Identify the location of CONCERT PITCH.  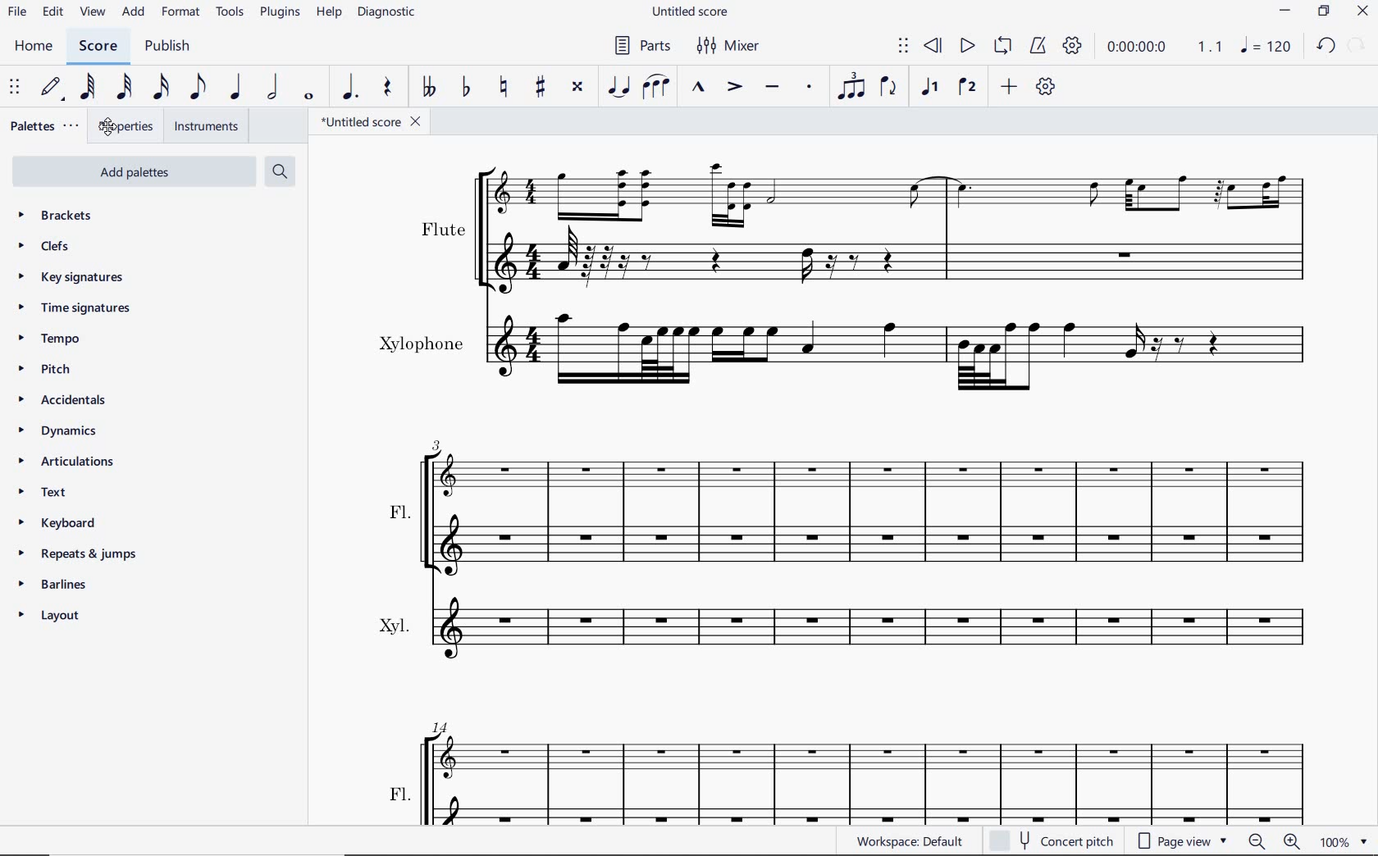
(1058, 842).